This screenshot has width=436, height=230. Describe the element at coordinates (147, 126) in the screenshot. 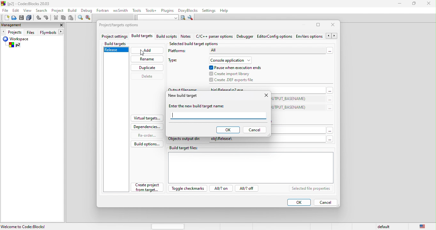

I see `dependencies` at that location.